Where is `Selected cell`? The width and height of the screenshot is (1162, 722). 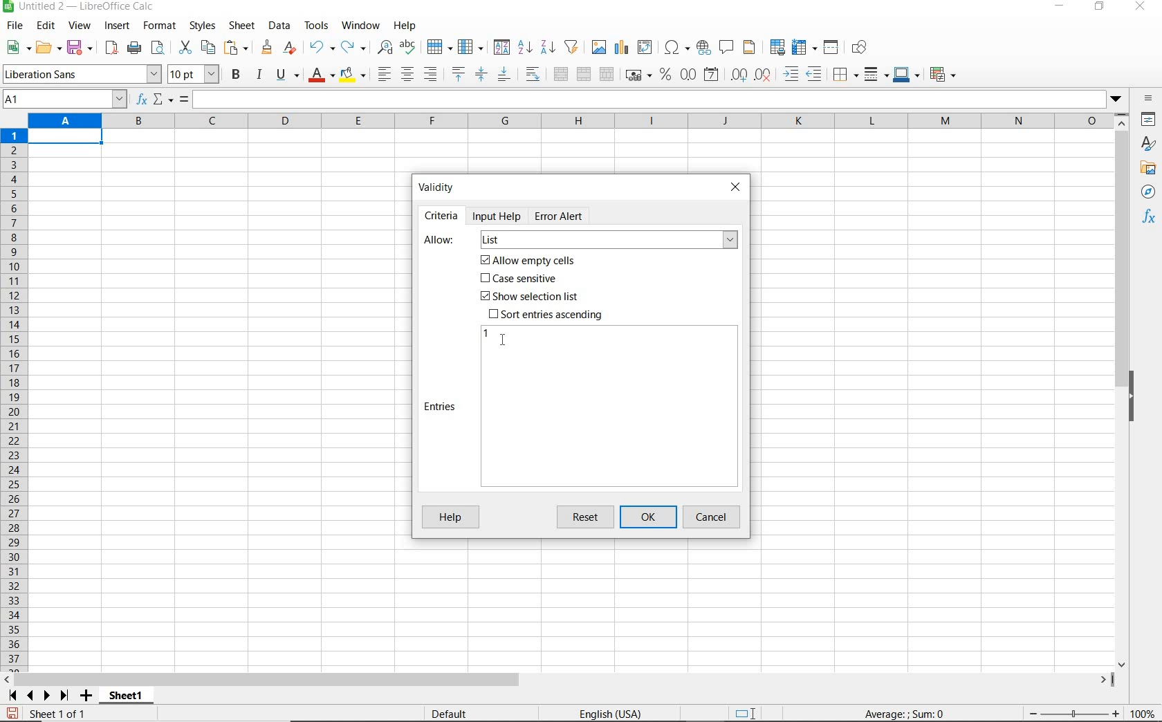
Selected cell is located at coordinates (65, 137).